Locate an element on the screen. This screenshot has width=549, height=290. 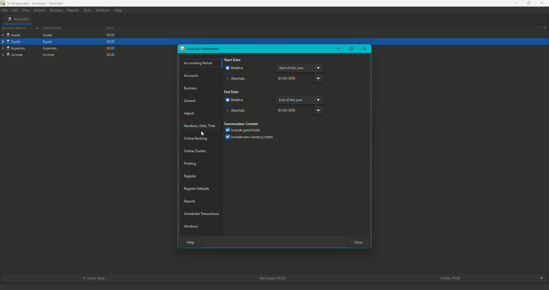
Relative is located at coordinates (235, 100).